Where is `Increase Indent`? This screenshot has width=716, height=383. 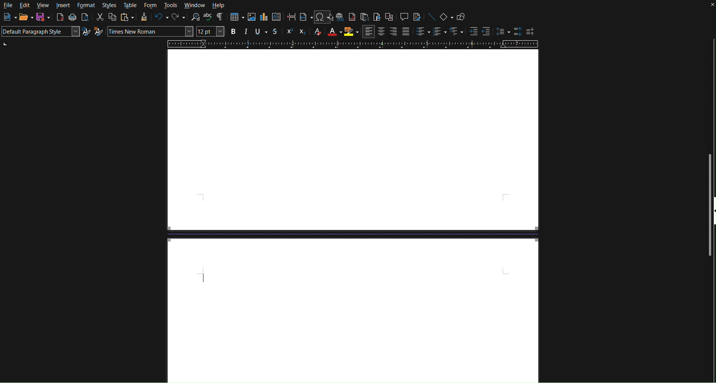 Increase Indent is located at coordinates (472, 31).